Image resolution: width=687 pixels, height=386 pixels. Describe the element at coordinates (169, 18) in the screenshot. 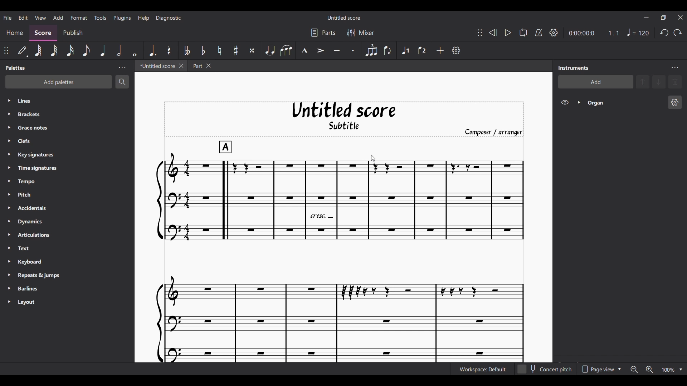

I see `Diagnostic menu` at that location.